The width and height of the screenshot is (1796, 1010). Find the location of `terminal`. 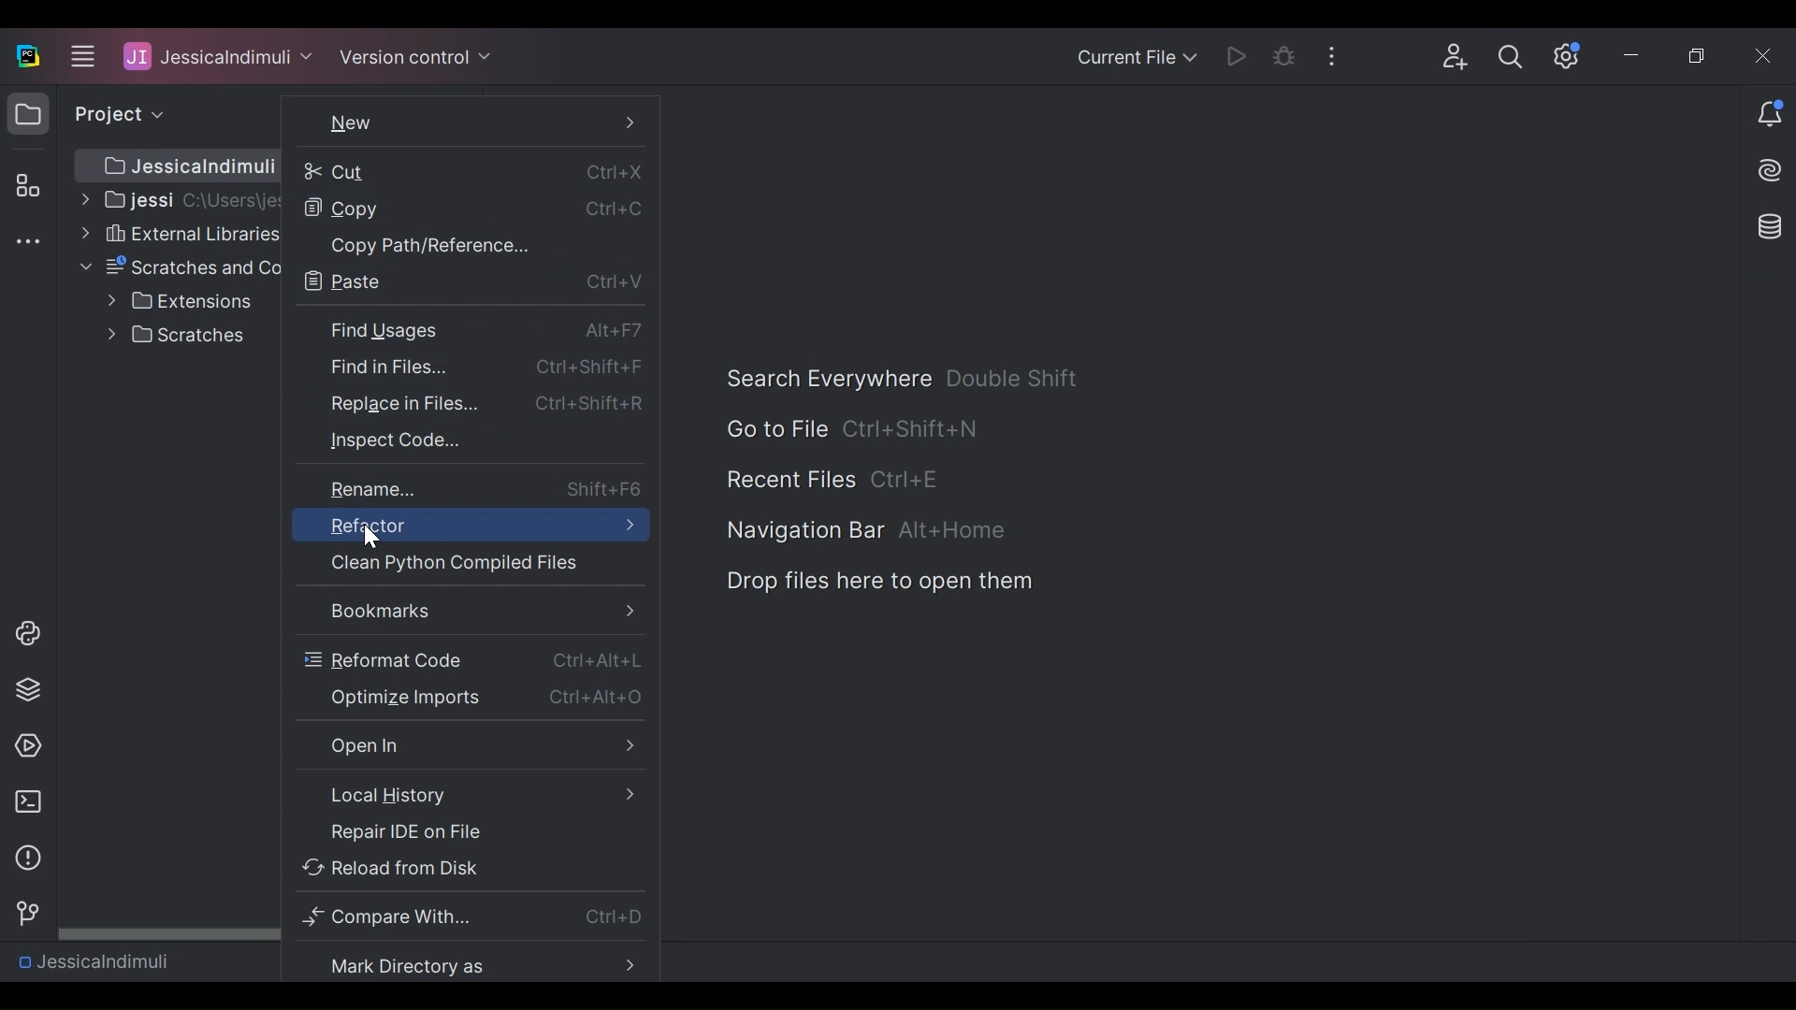

terminal is located at coordinates (22, 802).